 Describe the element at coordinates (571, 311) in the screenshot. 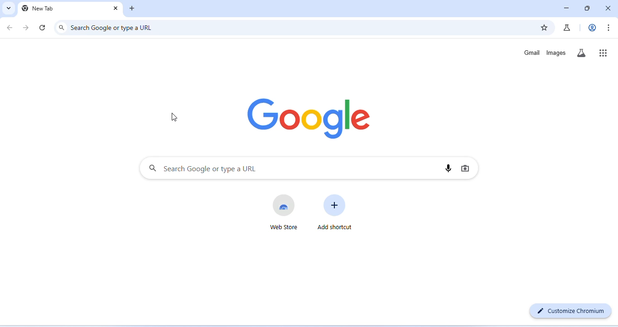

I see `customize chromium` at that location.